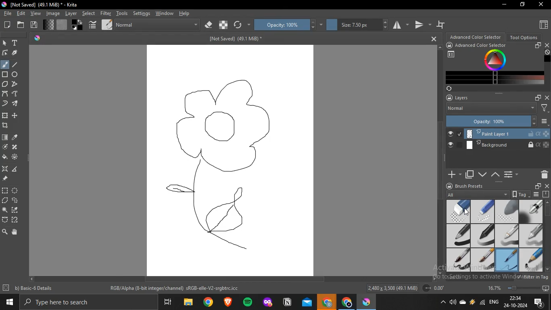  I want to click on b) Basic-6 Details, so click(34, 288).